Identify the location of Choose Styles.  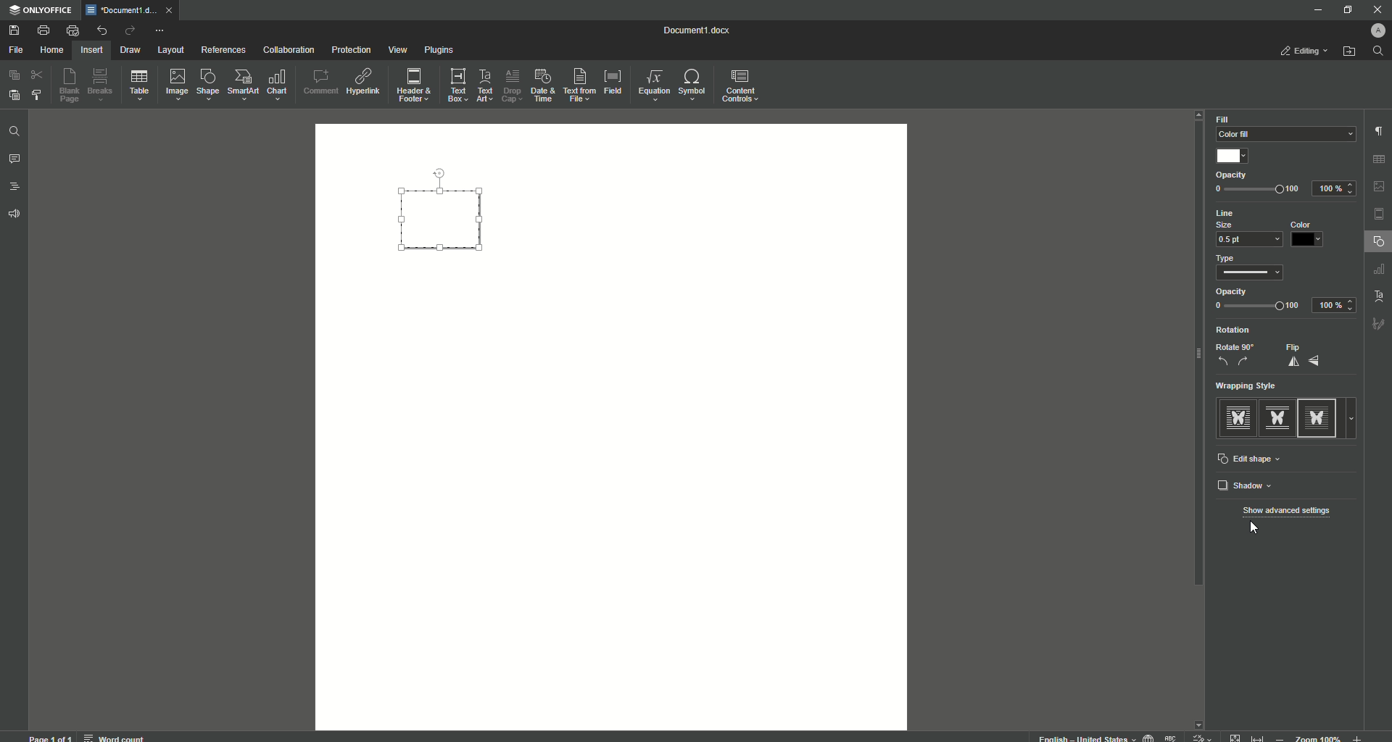
(38, 94).